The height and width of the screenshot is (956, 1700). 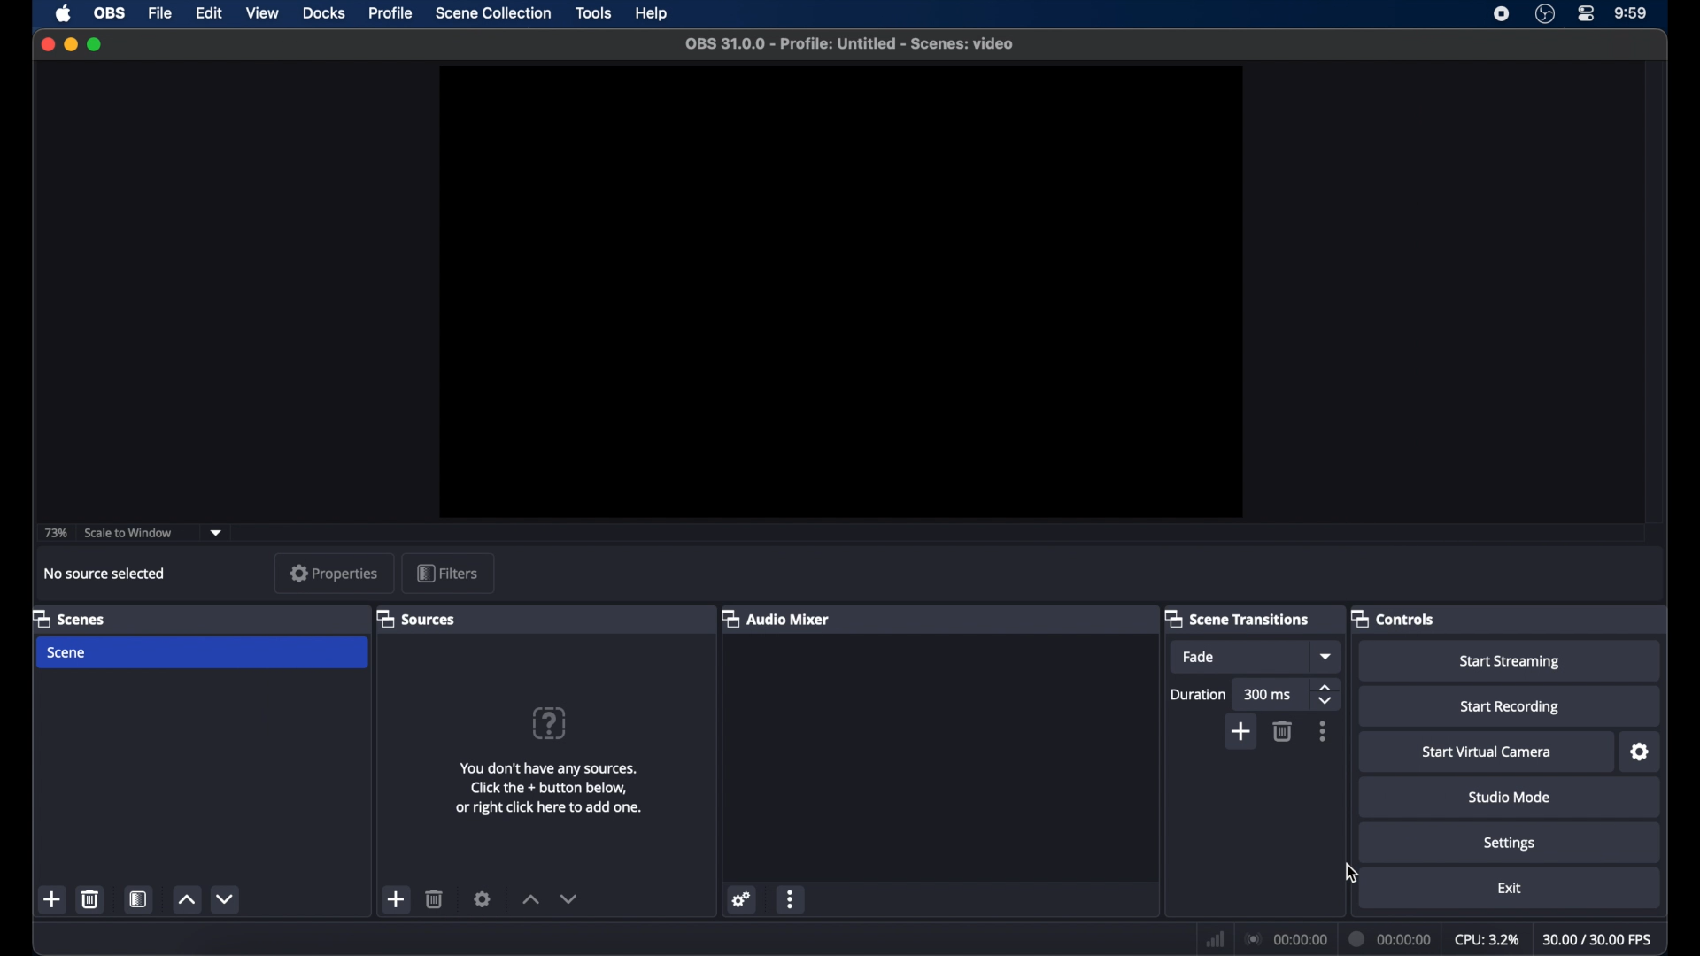 What do you see at coordinates (1287, 937) in the screenshot?
I see `connection` at bounding box center [1287, 937].